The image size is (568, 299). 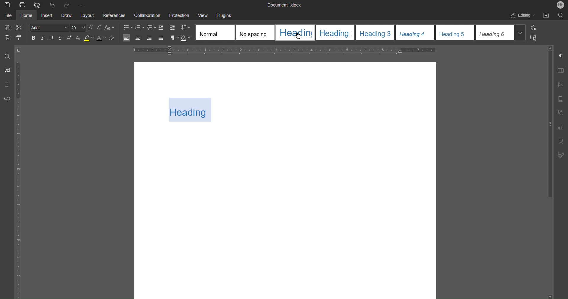 I want to click on Redo, so click(x=67, y=5).